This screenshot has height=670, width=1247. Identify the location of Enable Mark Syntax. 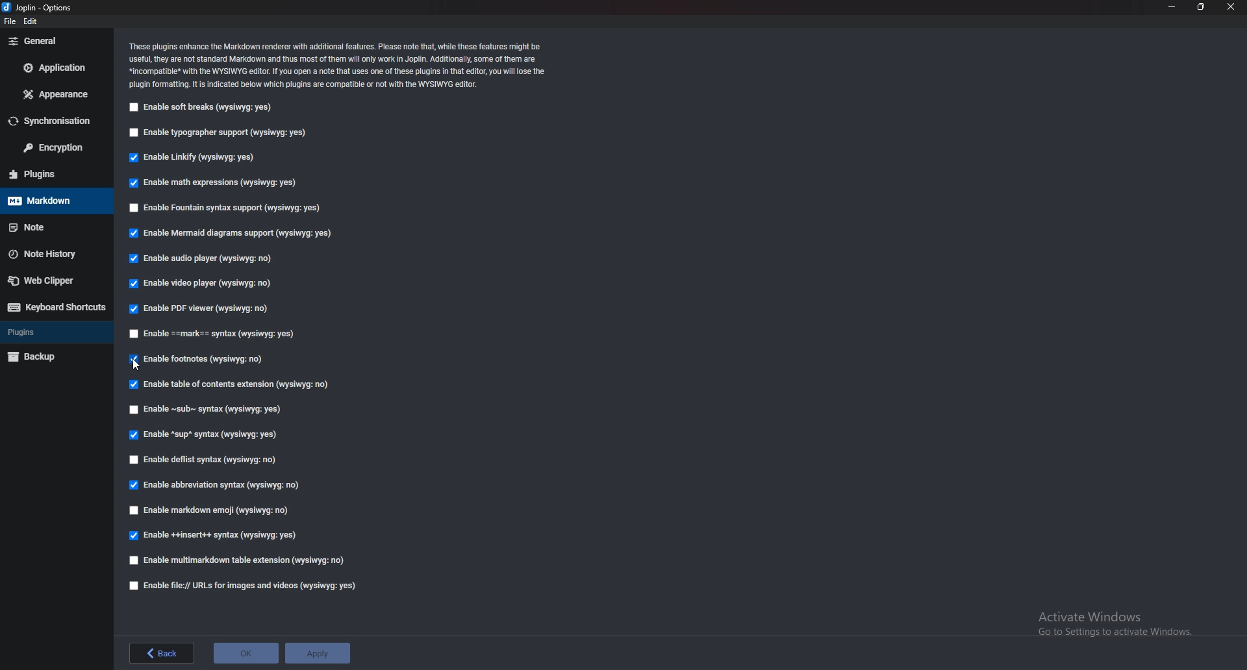
(221, 333).